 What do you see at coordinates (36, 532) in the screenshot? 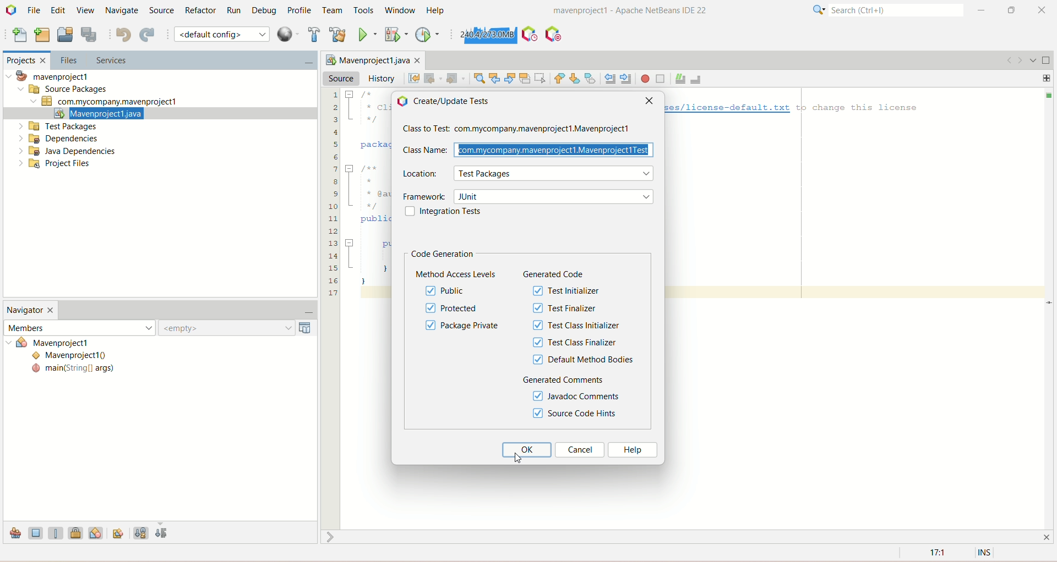
I see `show field` at bounding box center [36, 532].